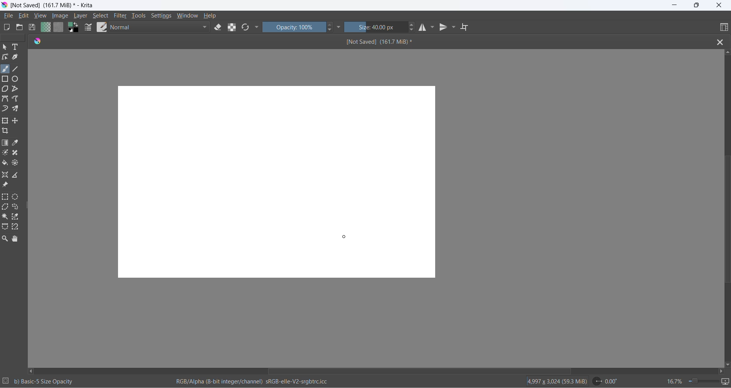 Image resolution: width=731 pixels, height=388 pixels. What do you see at coordinates (17, 227) in the screenshot?
I see `magnetic curve selection tool` at bounding box center [17, 227].